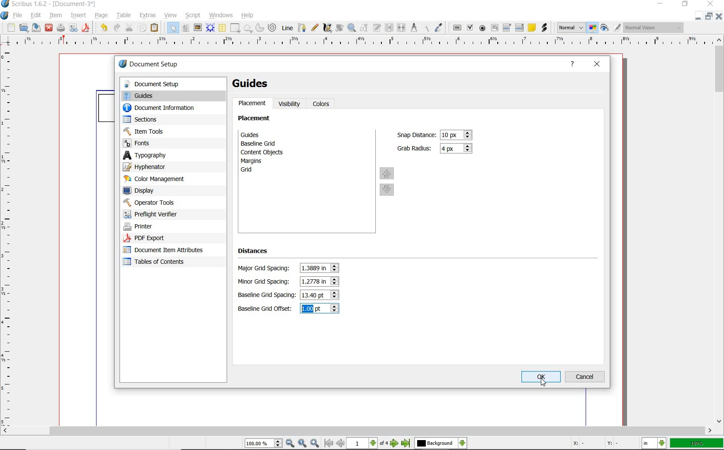  Describe the element at coordinates (710, 16) in the screenshot. I see `restore` at that location.